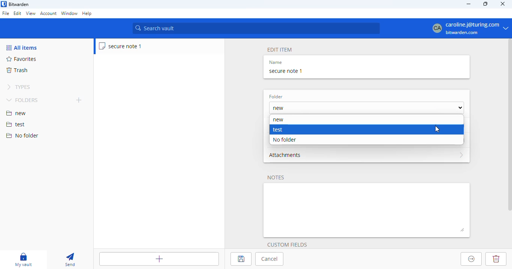 The width and height of the screenshot is (512, 269). What do you see at coordinates (159, 259) in the screenshot?
I see `add item` at bounding box center [159, 259].